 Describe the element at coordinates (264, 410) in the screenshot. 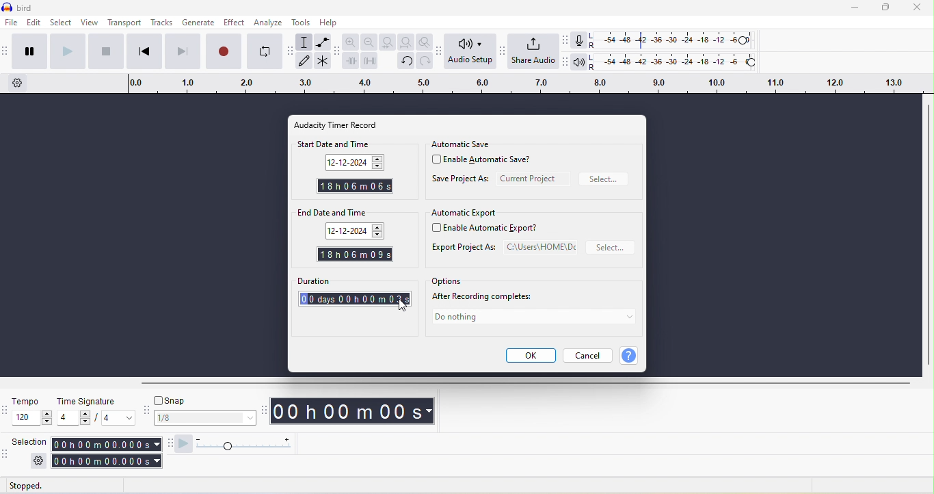

I see `audacity time toolbar` at that location.